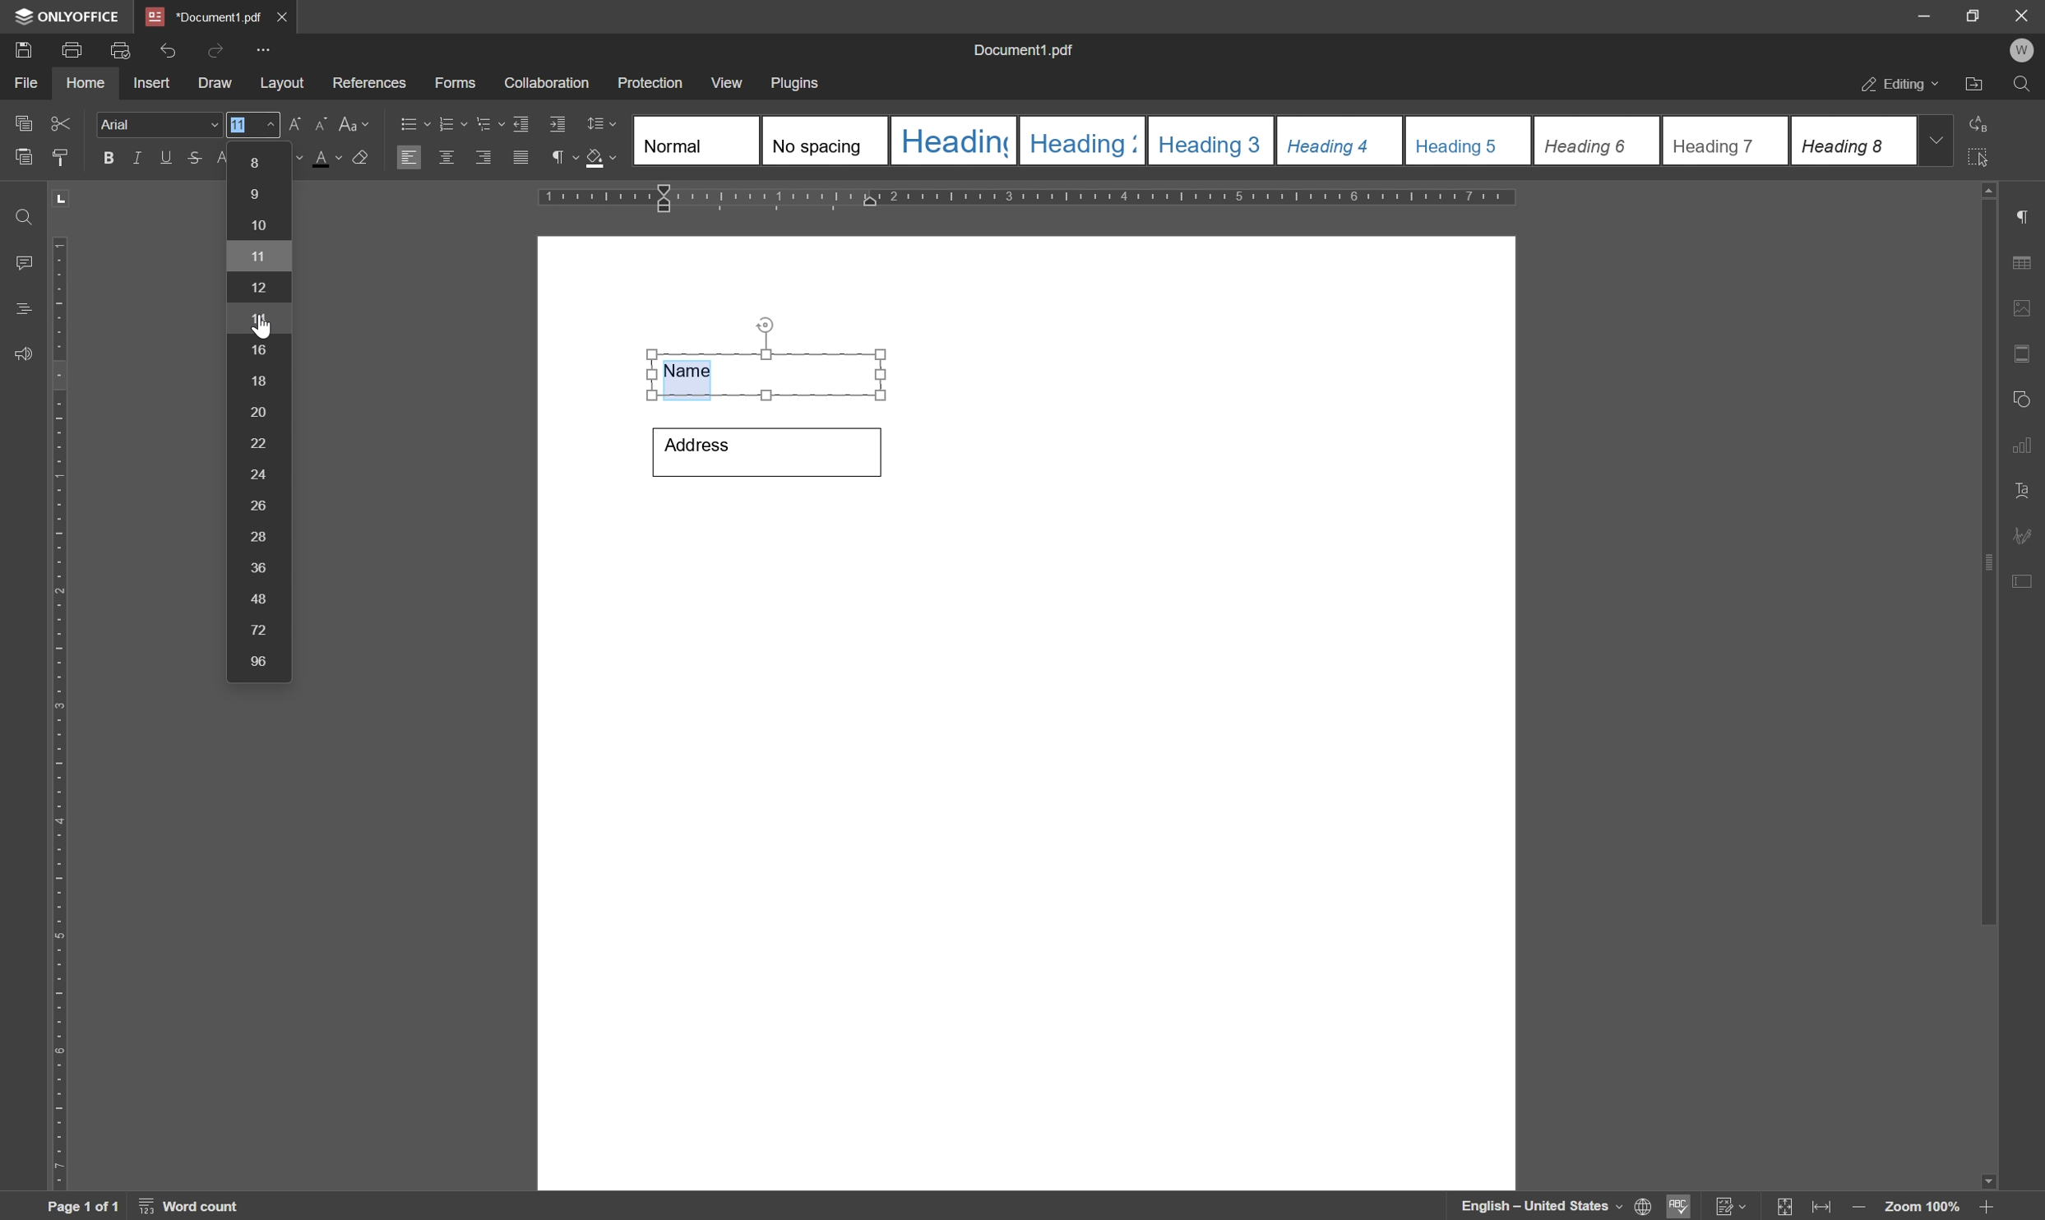 Image resolution: width=2045 pixels, height=1220 pixels. Describe the element at coordinates (1975, 86) in the screenshot. I see `open file location` at that location.